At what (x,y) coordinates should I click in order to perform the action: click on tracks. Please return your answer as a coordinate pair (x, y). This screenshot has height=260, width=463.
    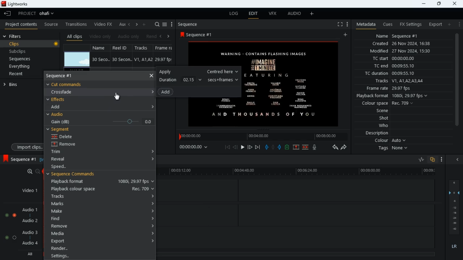
    Looking at the image, I should click on (144, 48).